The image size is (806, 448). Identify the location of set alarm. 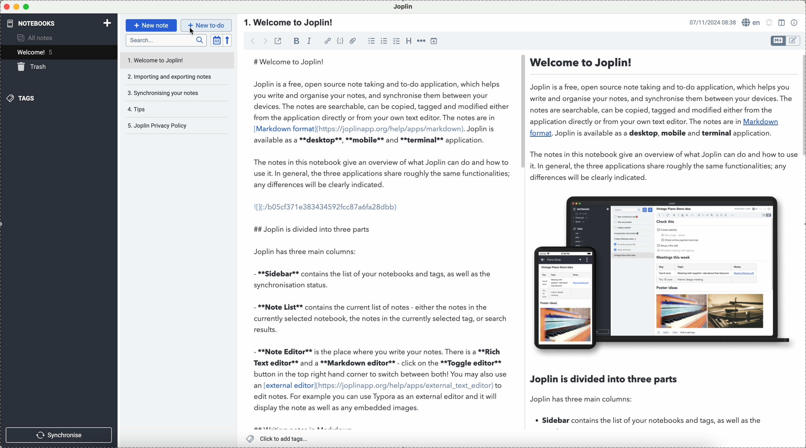
(770, 23).